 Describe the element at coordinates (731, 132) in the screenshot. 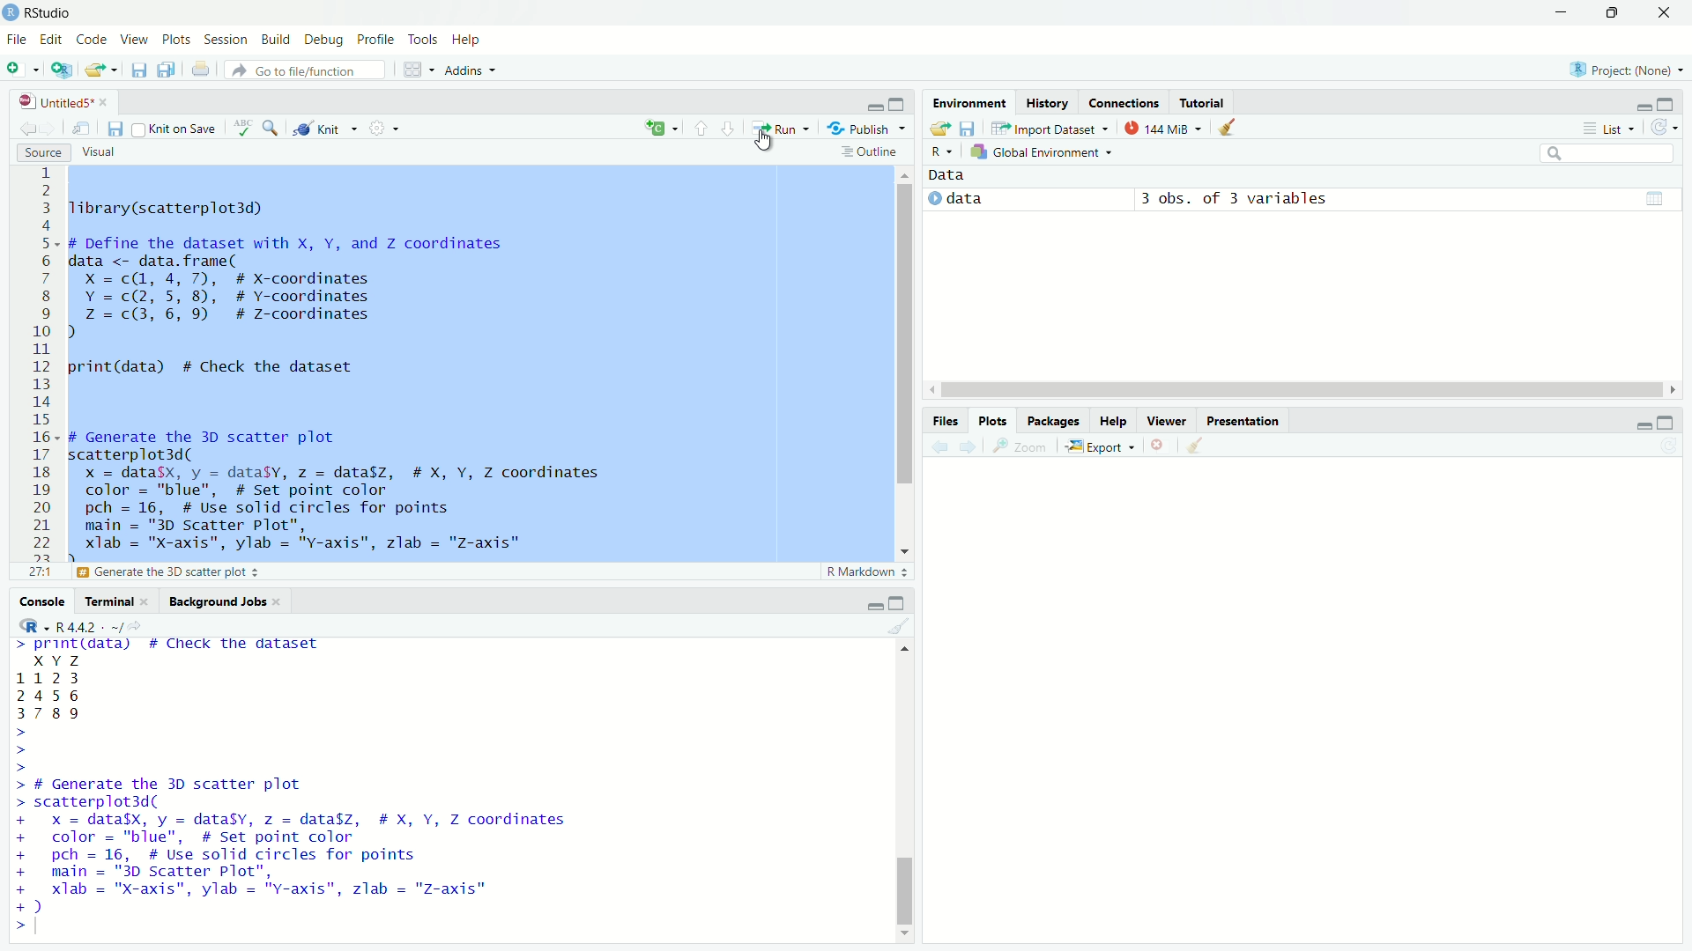

I see `go to next section/chunk` at that location.